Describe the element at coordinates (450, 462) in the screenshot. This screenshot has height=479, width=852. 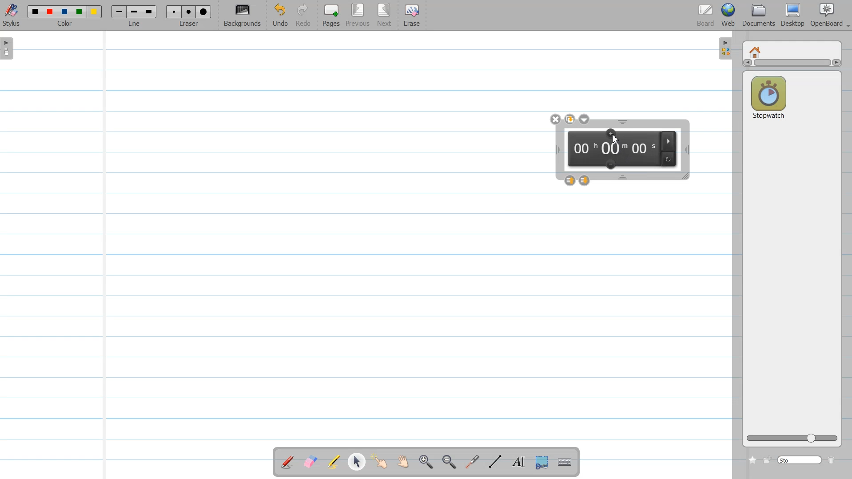
I see `Zoom ////out` at that location.